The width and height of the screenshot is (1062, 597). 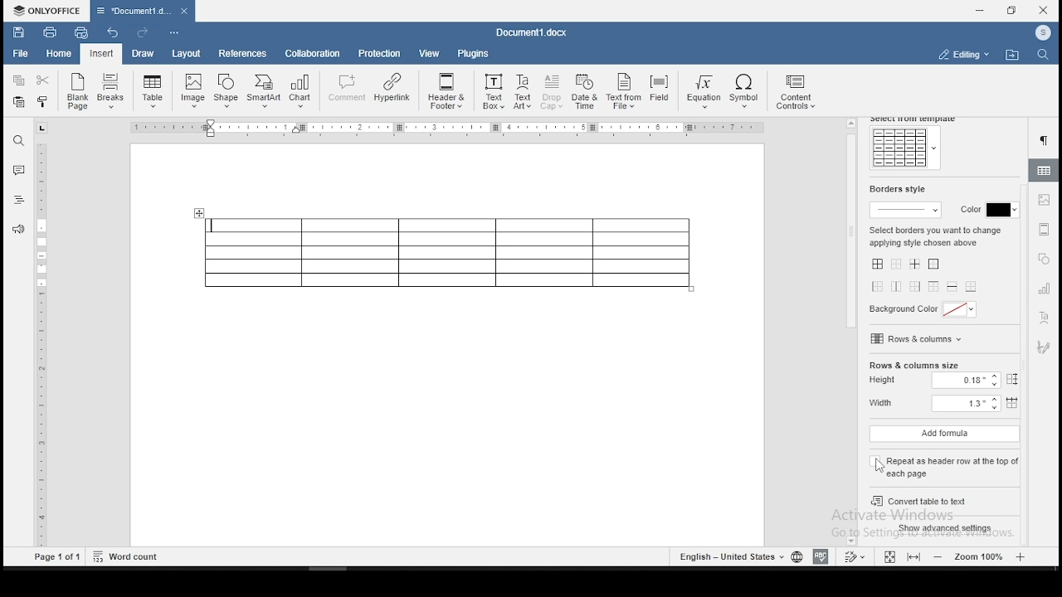 I want to click on height, so click(x=948, y=381).